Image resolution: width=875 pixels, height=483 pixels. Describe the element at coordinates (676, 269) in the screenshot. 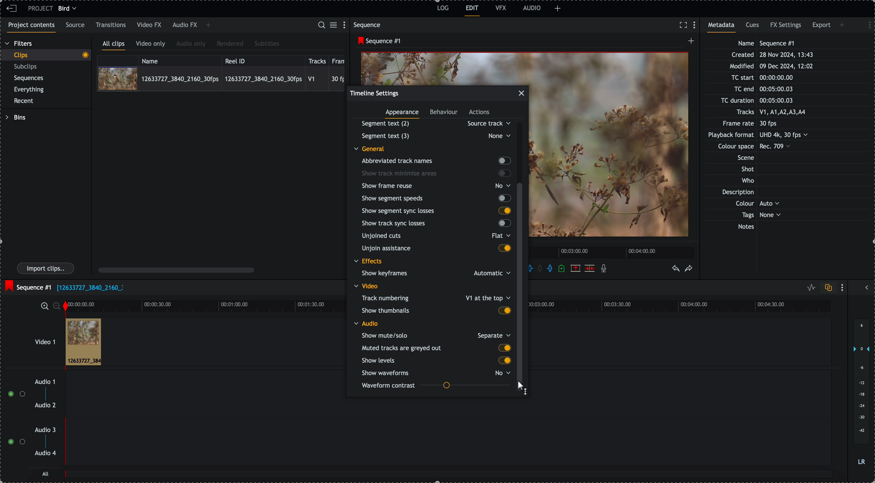

I see `undo` at that location.